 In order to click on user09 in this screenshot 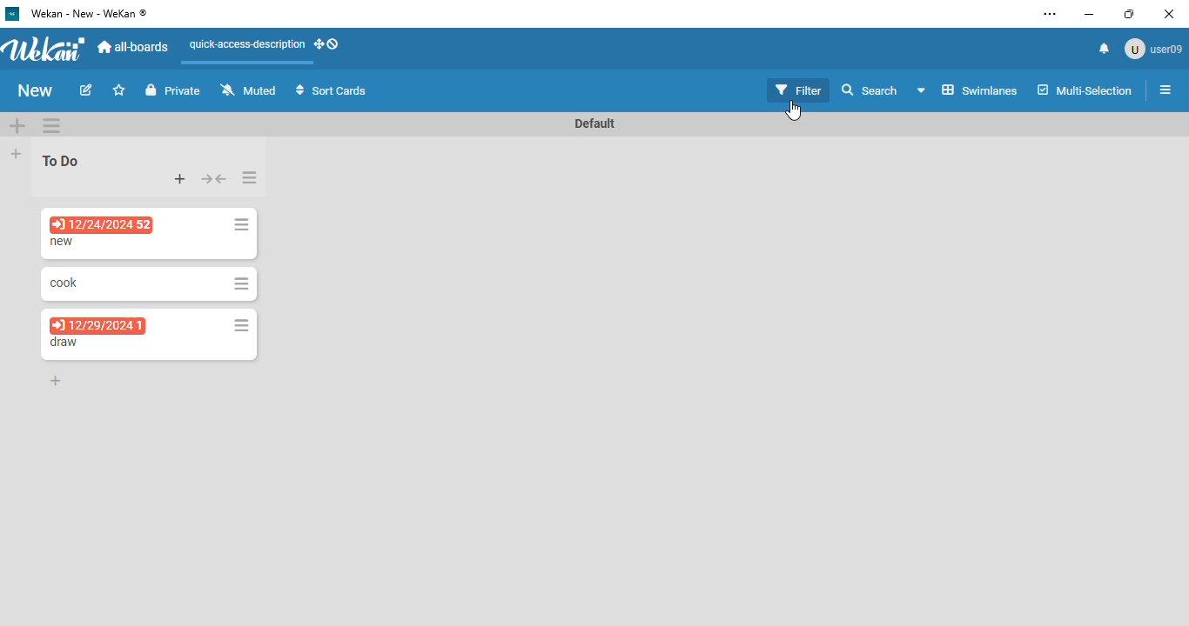, I will do `click(1152, 49)`.